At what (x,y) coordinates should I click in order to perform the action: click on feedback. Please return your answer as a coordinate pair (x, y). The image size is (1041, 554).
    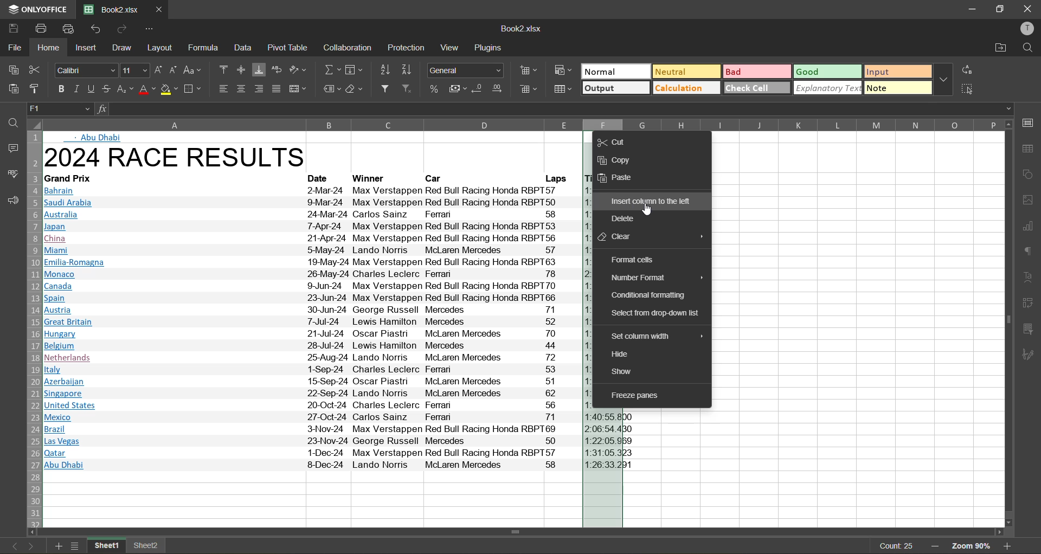
    Looking at the image, I should click on (10, 199).